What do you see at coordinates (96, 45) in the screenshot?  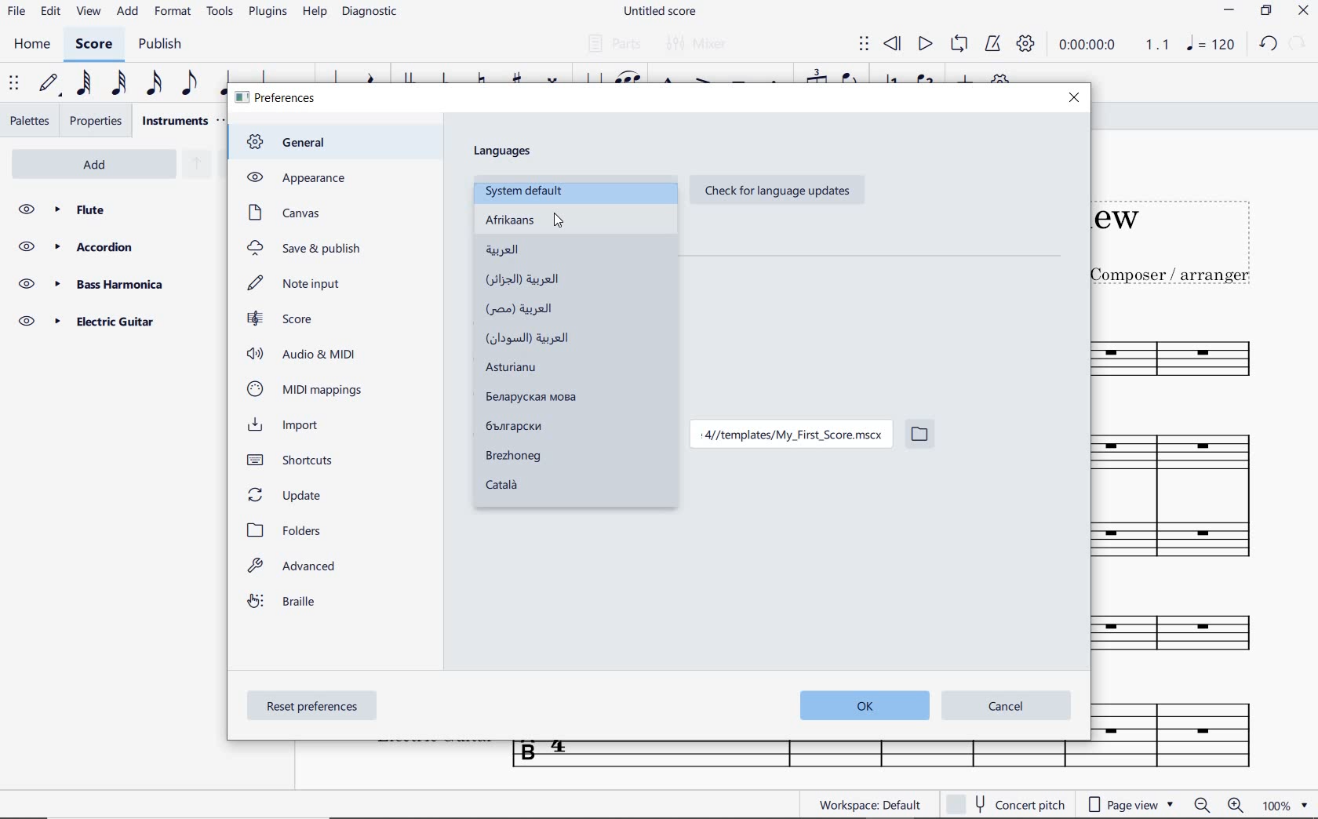 I see `score` at bounding box center [96, 45].